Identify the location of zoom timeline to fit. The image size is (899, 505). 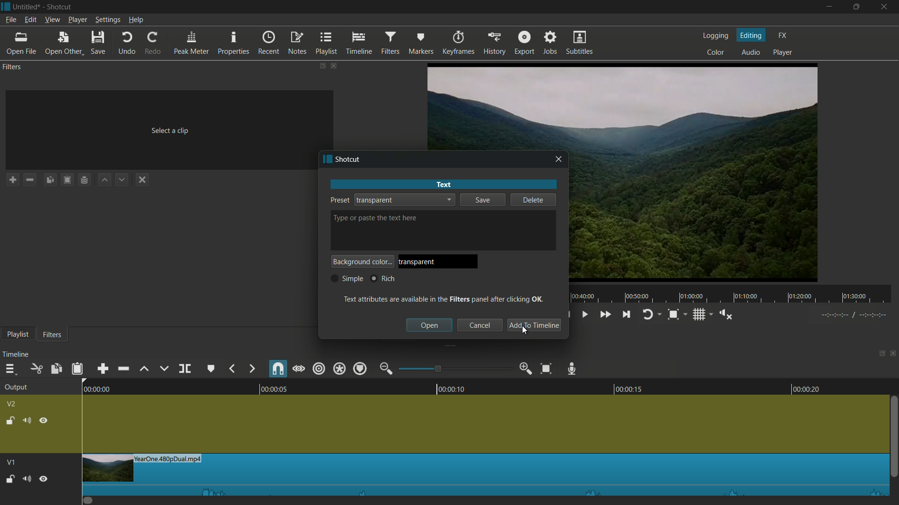
(546, 369).